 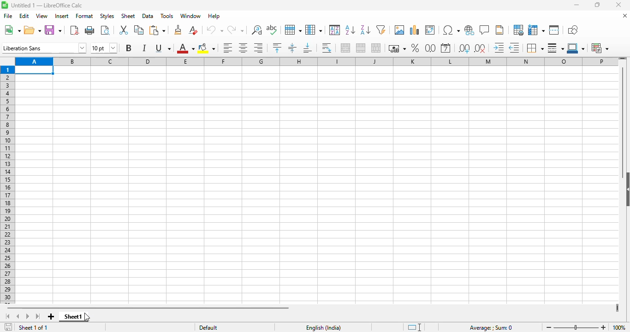 What do you see at coordinates (214, 16) in the screenshot?
I see `help` at bounding box center [214, 16].